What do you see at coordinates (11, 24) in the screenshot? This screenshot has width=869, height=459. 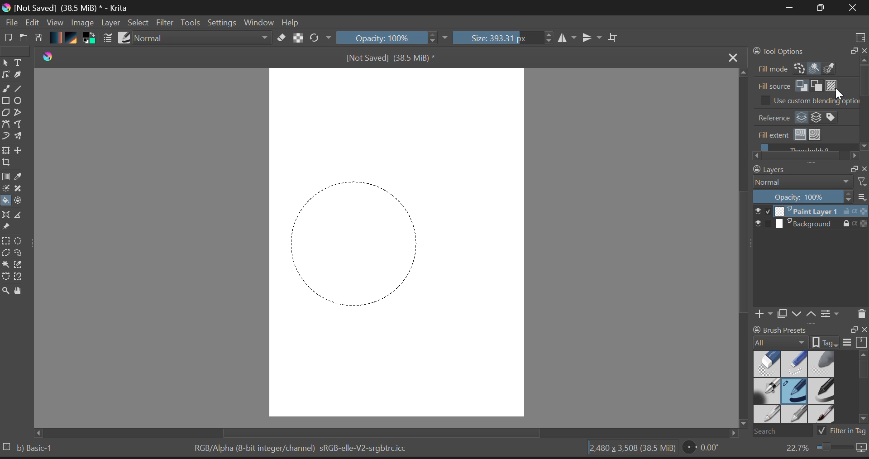 I see `File` at bounding box center [11, 24].